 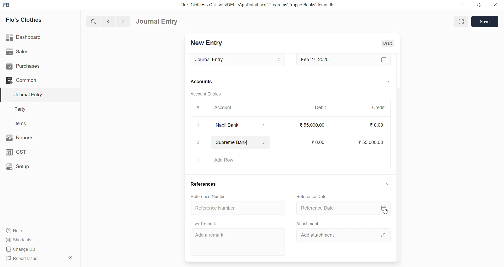 What do you see at coordinates (27, 20) in the screenshot?
I see `Flo's Clothes` at bounding box center [27, 20].